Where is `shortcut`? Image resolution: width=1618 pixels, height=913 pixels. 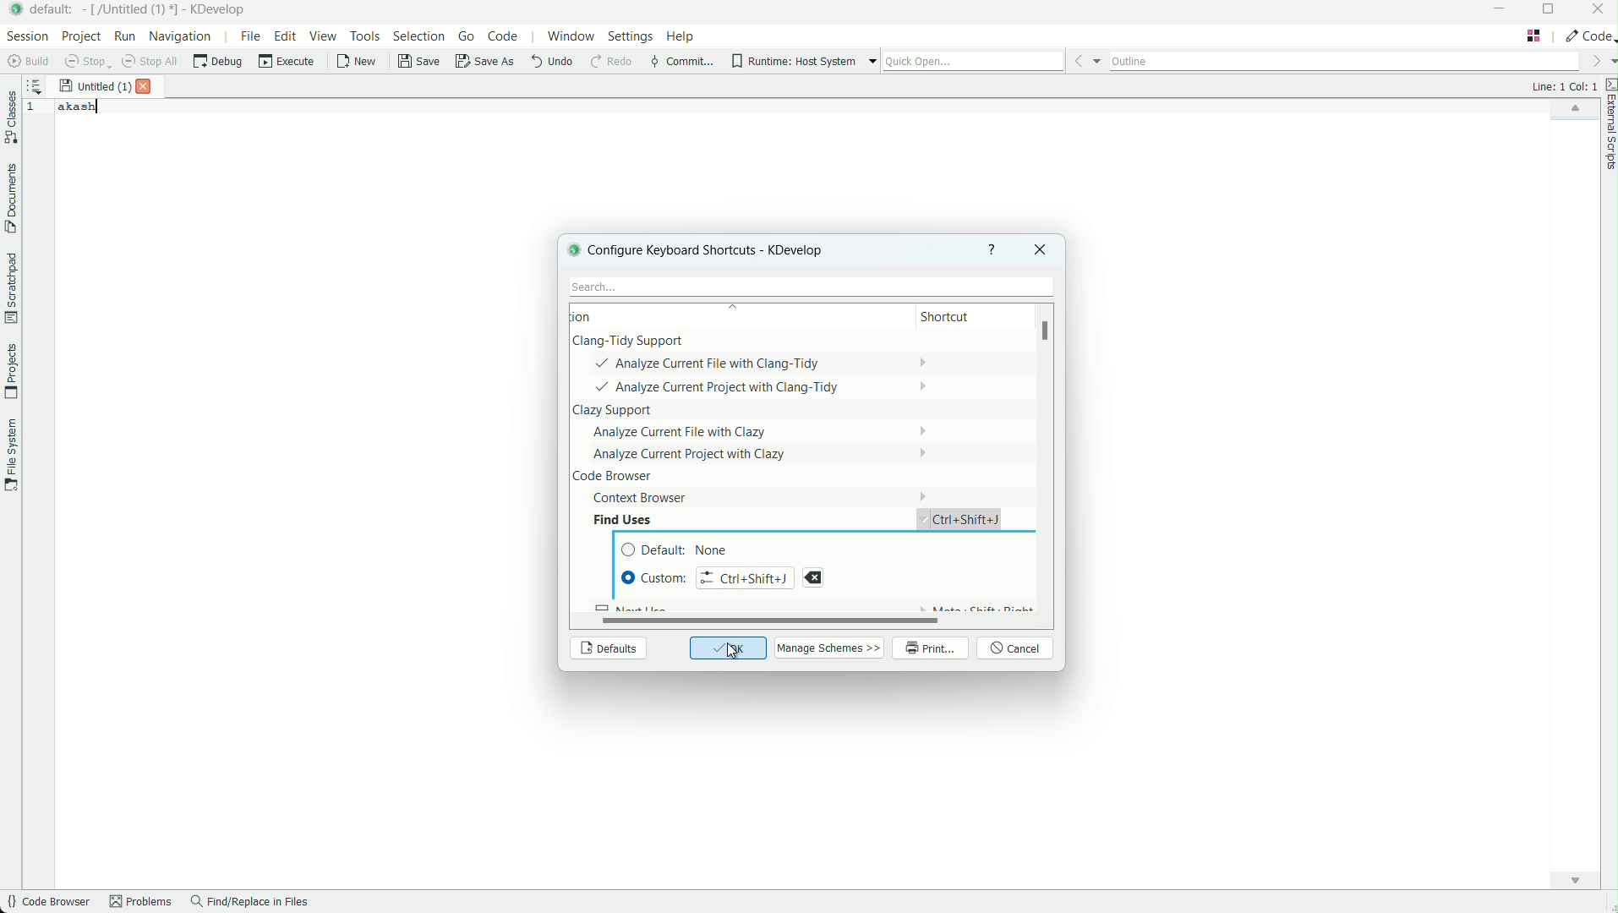 shortcut is located at coordinates (960, 318).